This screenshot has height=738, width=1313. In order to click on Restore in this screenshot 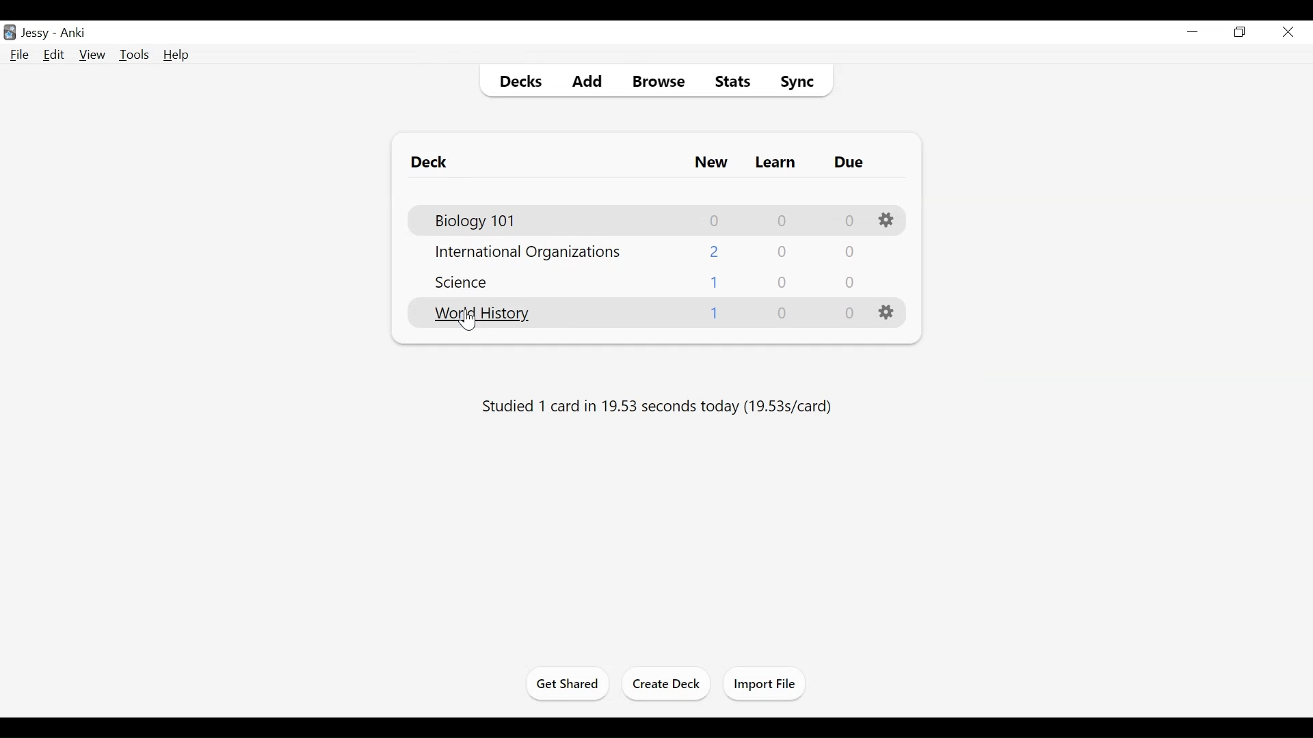, I will do `click(1241, 33)`.